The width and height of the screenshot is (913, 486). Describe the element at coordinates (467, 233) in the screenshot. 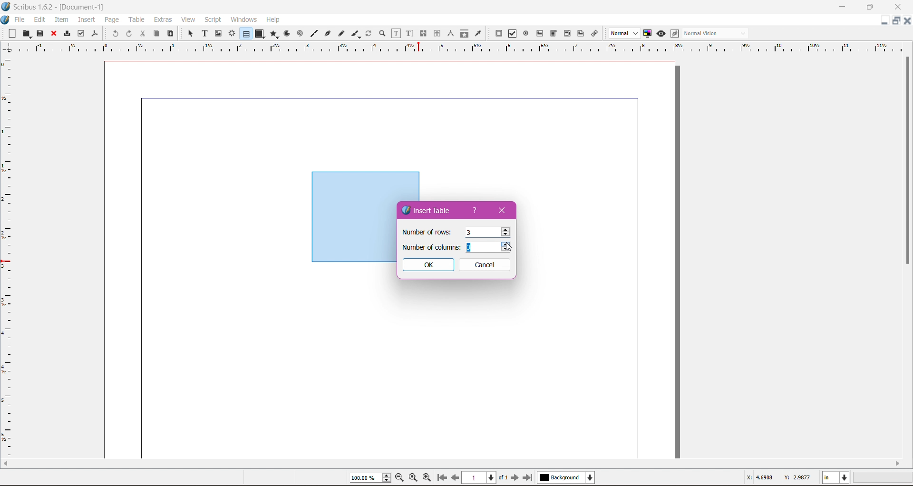

I see `3` at that location.